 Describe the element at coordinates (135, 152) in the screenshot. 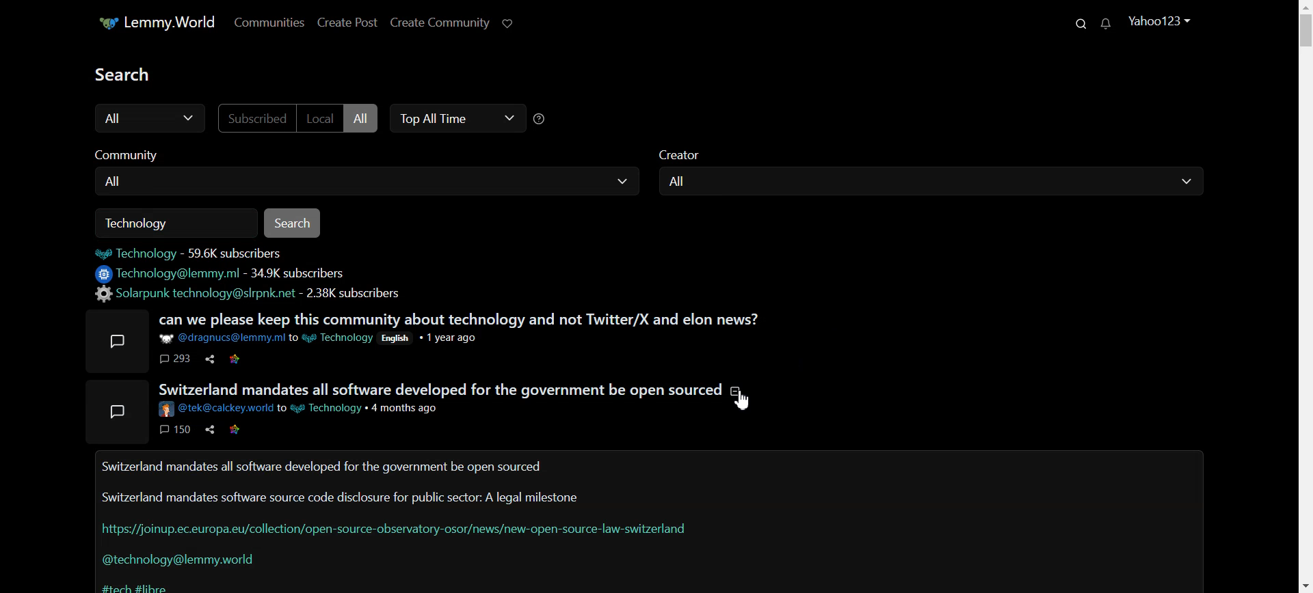

I see `Community` at that location.